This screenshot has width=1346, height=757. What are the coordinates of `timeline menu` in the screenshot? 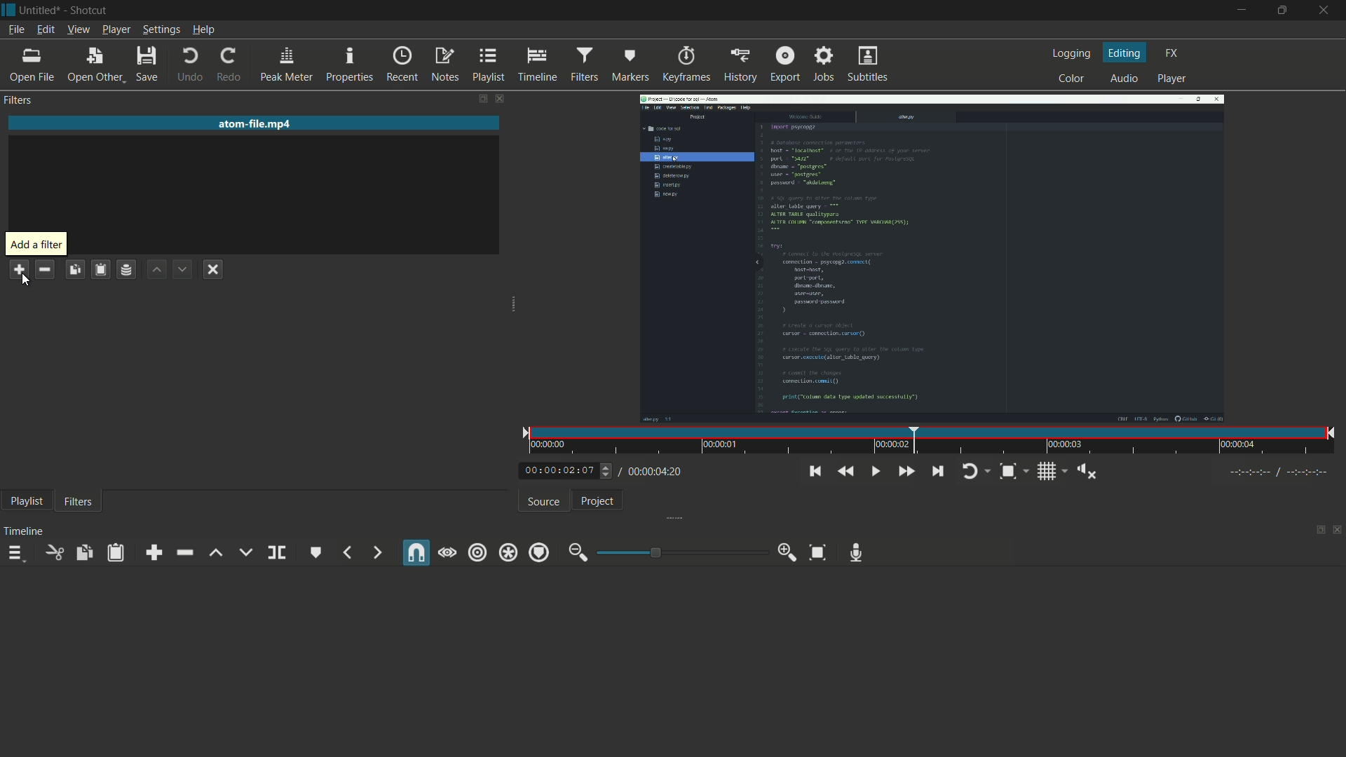 It's located at (15, 553).